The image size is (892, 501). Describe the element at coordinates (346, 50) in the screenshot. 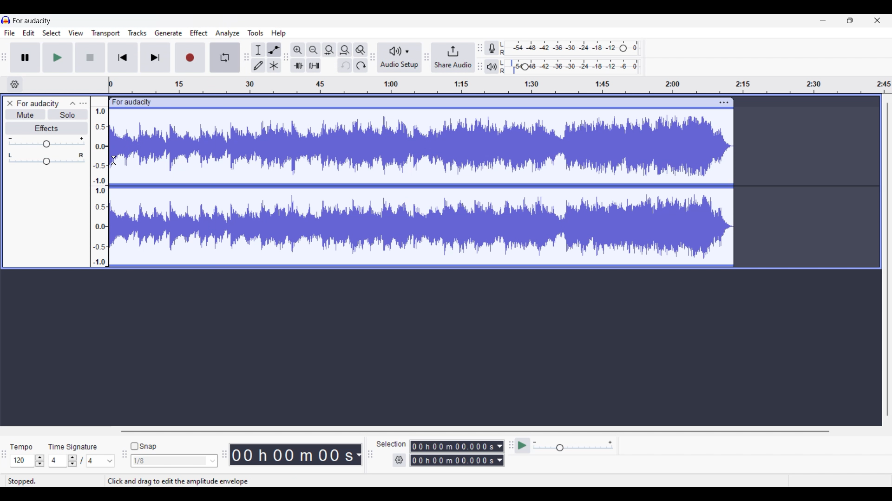

I see `Fit project to width` at that location.